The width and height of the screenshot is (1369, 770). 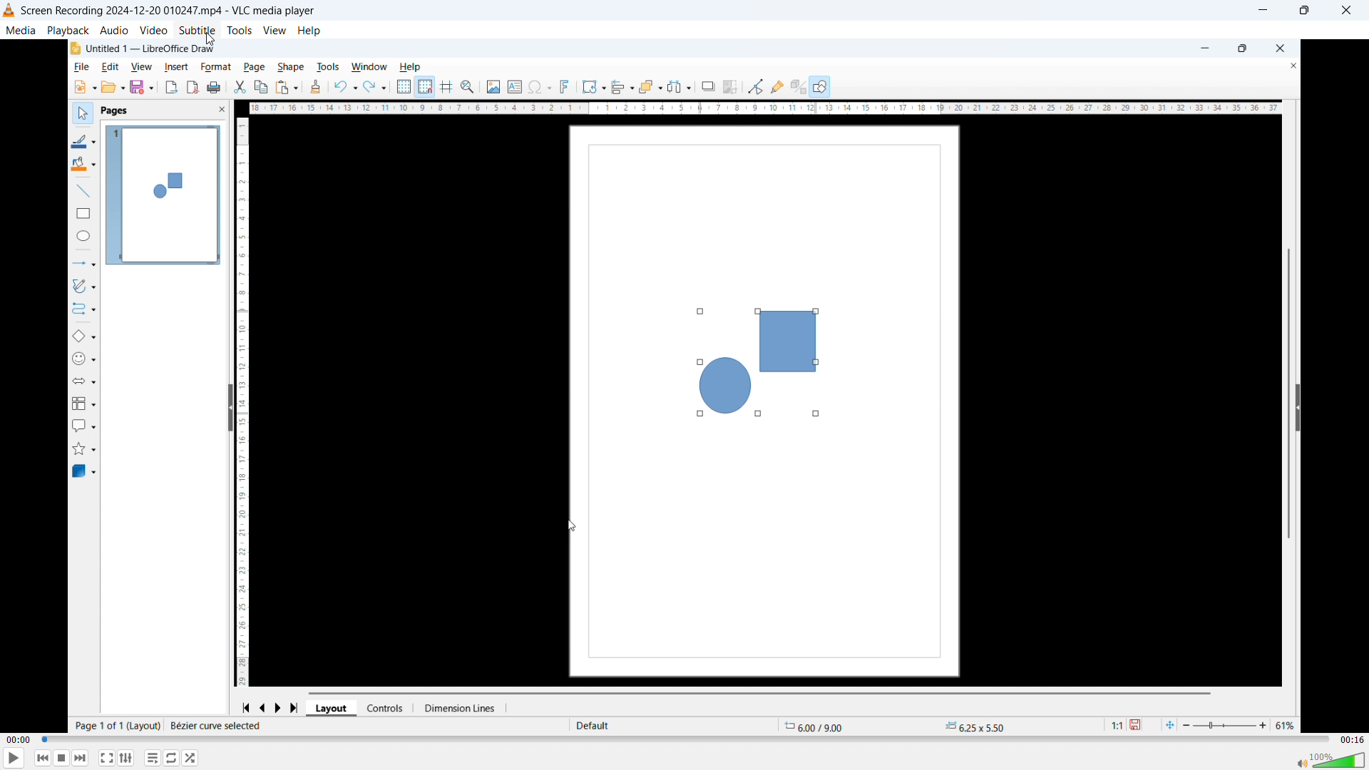 I want to click on print, so click(x=215, y=87).